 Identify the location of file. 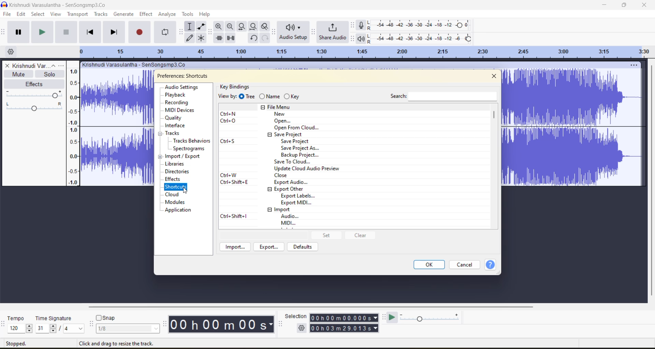
(6, 15).